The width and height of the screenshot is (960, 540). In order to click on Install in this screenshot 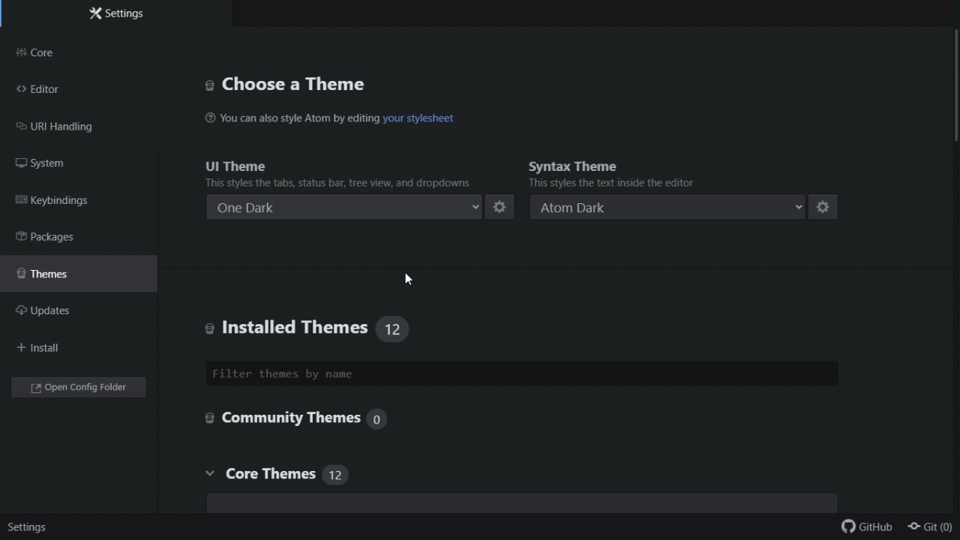, I will do `click(51, 347)`.